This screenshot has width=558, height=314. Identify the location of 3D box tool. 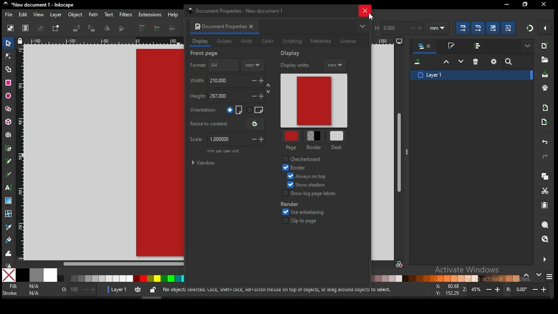
(9, 122).